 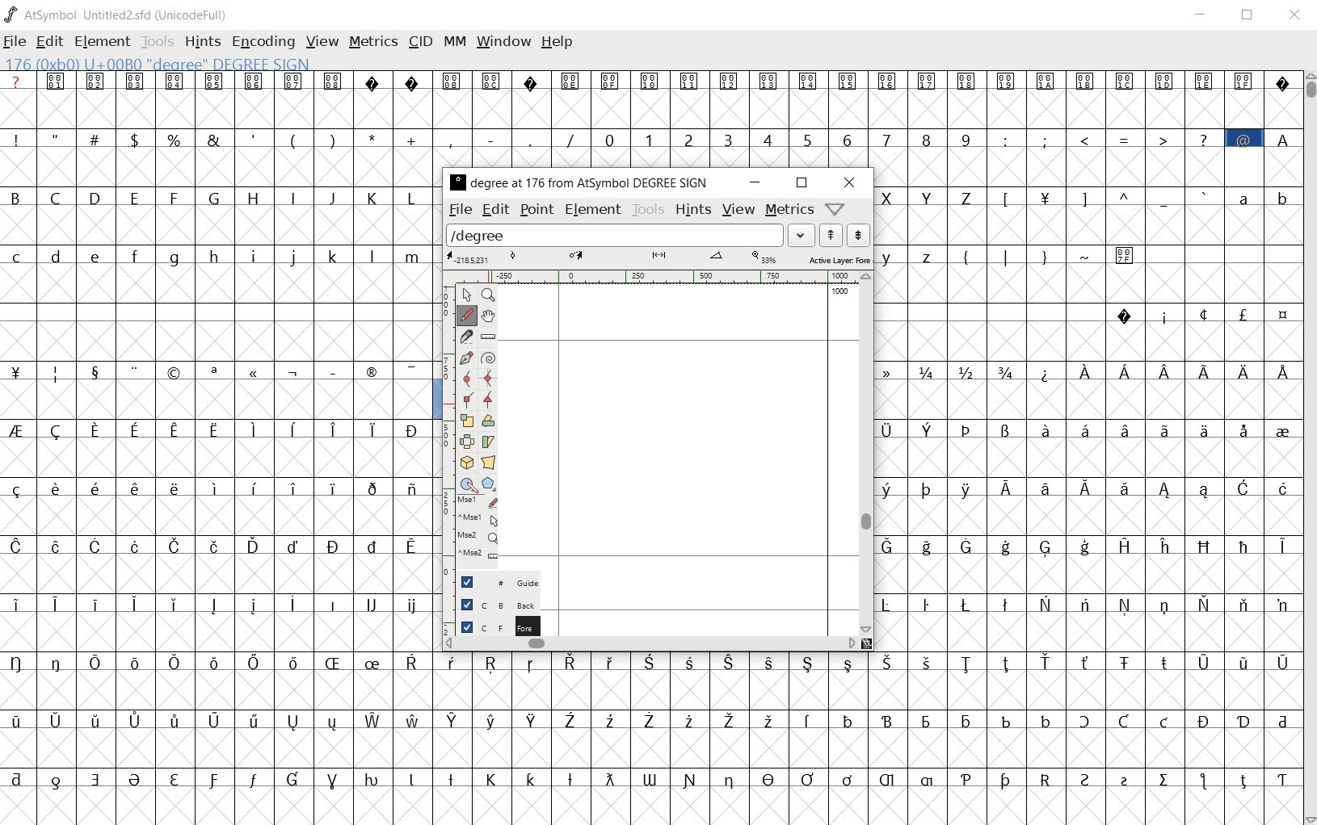 I want to click on unsupported charters, so click(x=393, y=80).